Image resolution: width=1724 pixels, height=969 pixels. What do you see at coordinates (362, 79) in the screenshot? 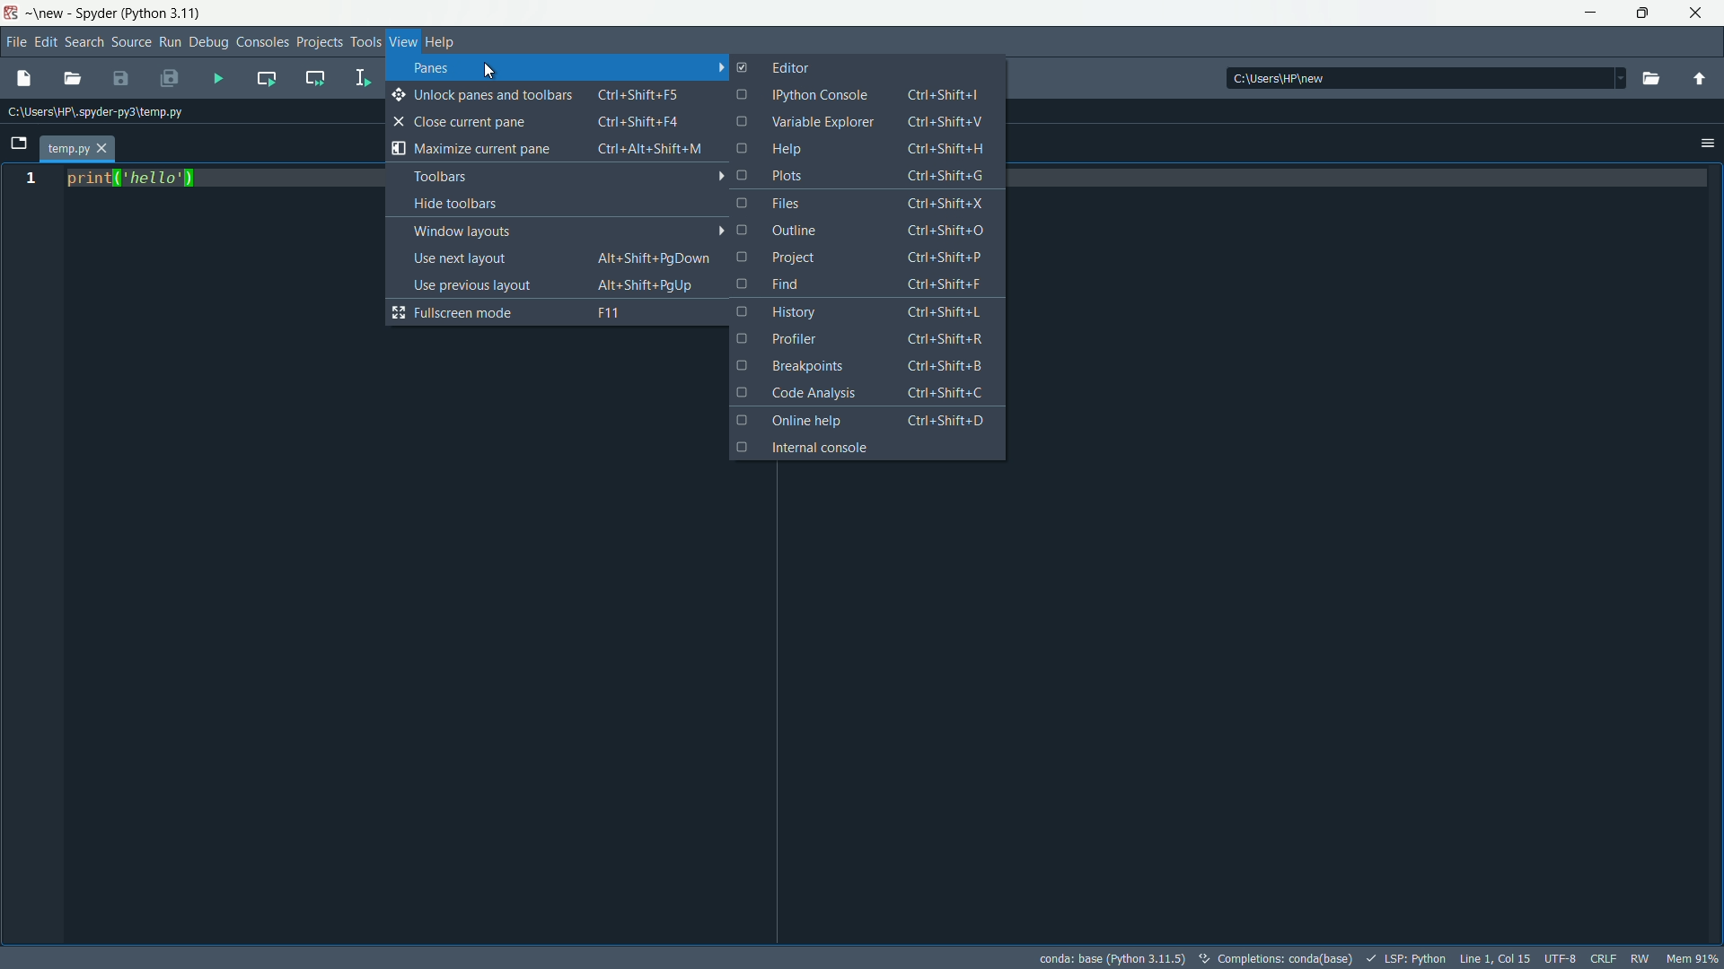
I see `run selection` at bounding box center [362, 79].